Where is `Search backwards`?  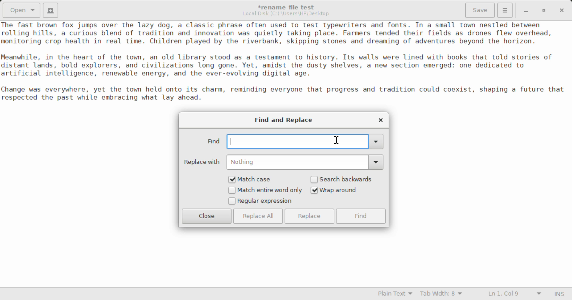 Search backwards is located at coordinates (343, 179).